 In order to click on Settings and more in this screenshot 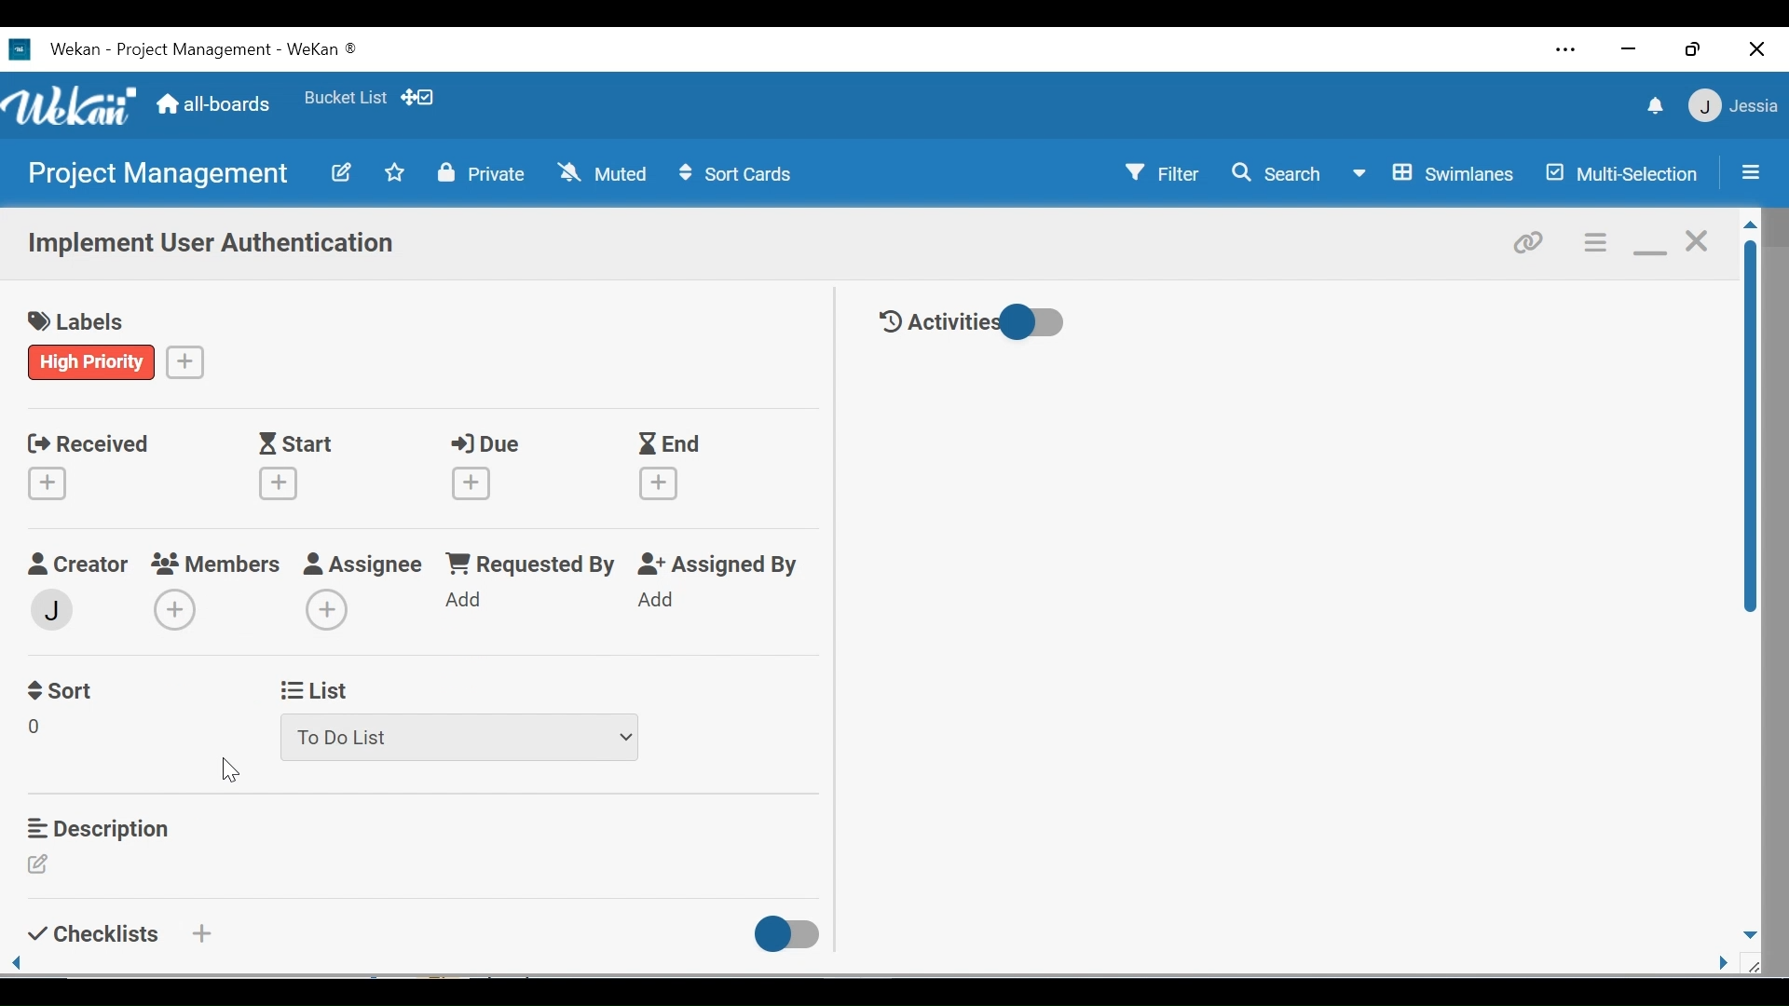, I will do `click(1566, 51)`.